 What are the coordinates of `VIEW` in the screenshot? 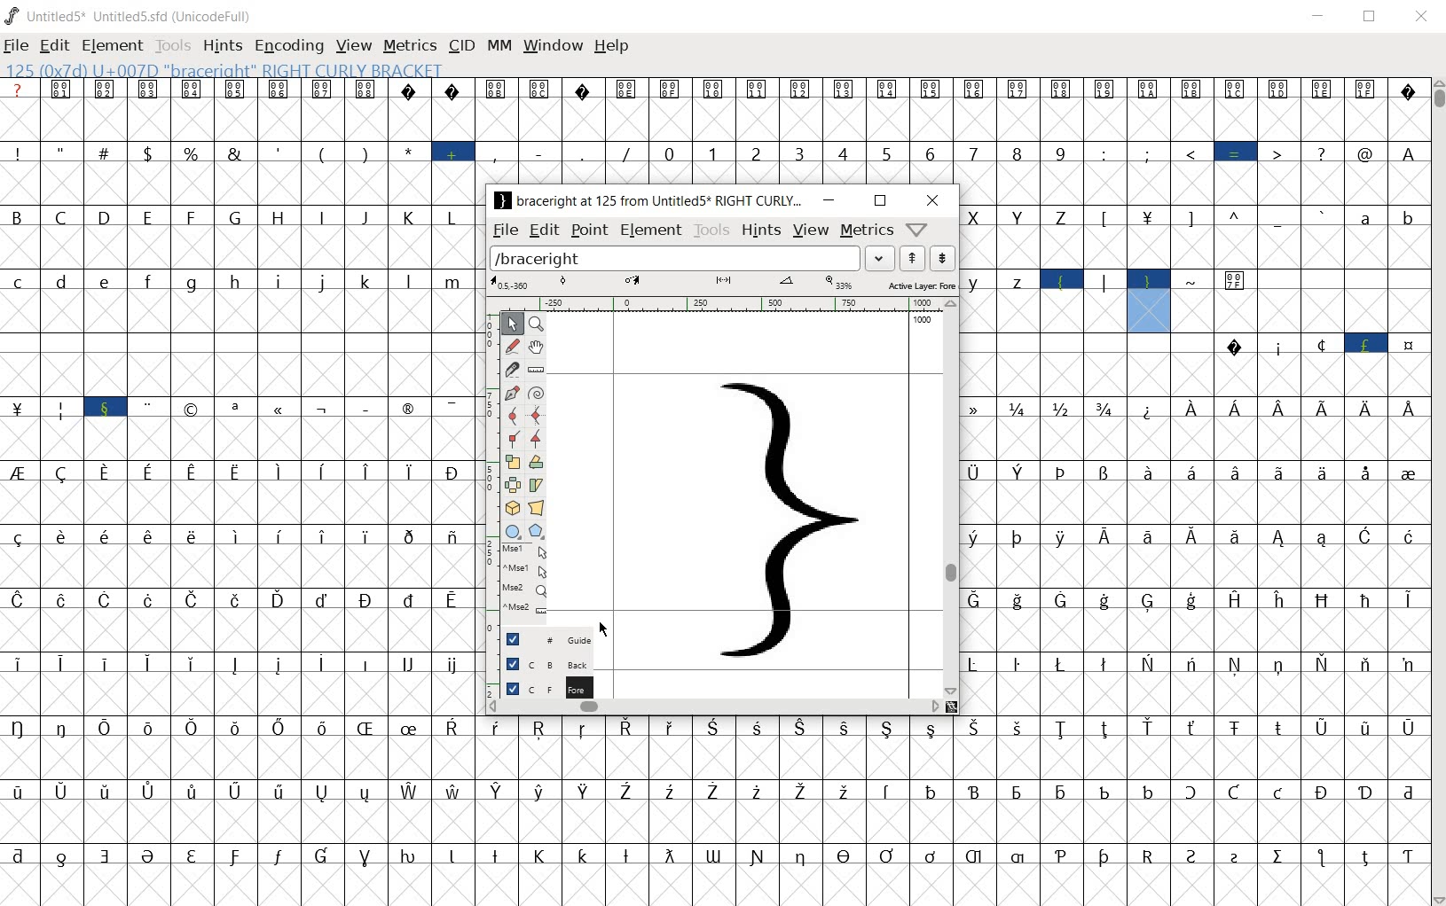 It's located at (351, 44).